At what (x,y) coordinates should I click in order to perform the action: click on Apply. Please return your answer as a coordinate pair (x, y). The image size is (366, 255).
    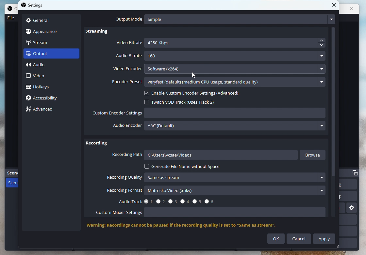
    Looking at the image, I should click on (325, 238).